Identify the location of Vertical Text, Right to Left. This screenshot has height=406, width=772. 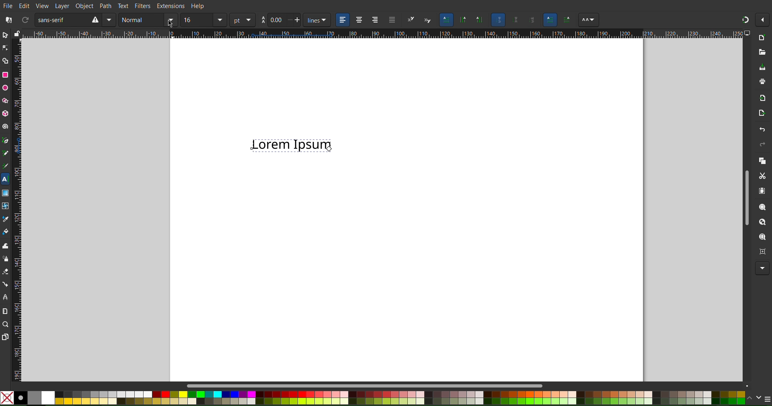
(463, 21).